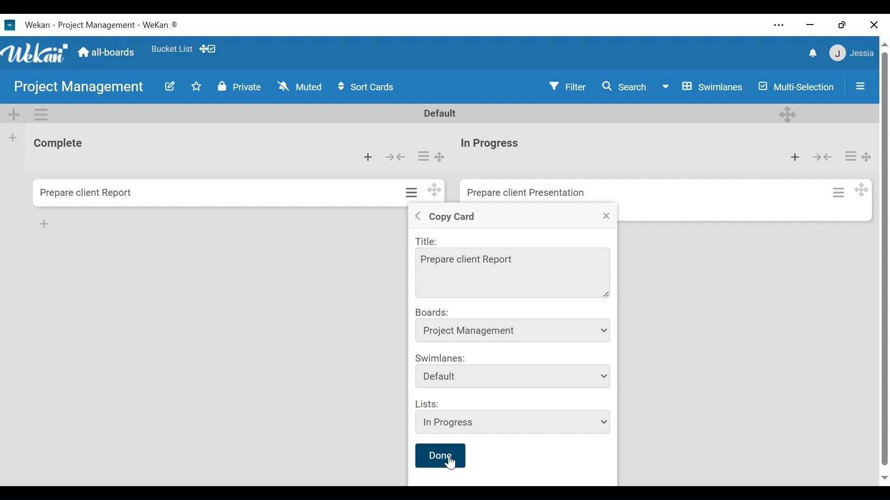 The height and width of the screenshot is (500, 890). Describe the element at coordinates (173, 49) in the screenshot. I see `Favorites` at that location.